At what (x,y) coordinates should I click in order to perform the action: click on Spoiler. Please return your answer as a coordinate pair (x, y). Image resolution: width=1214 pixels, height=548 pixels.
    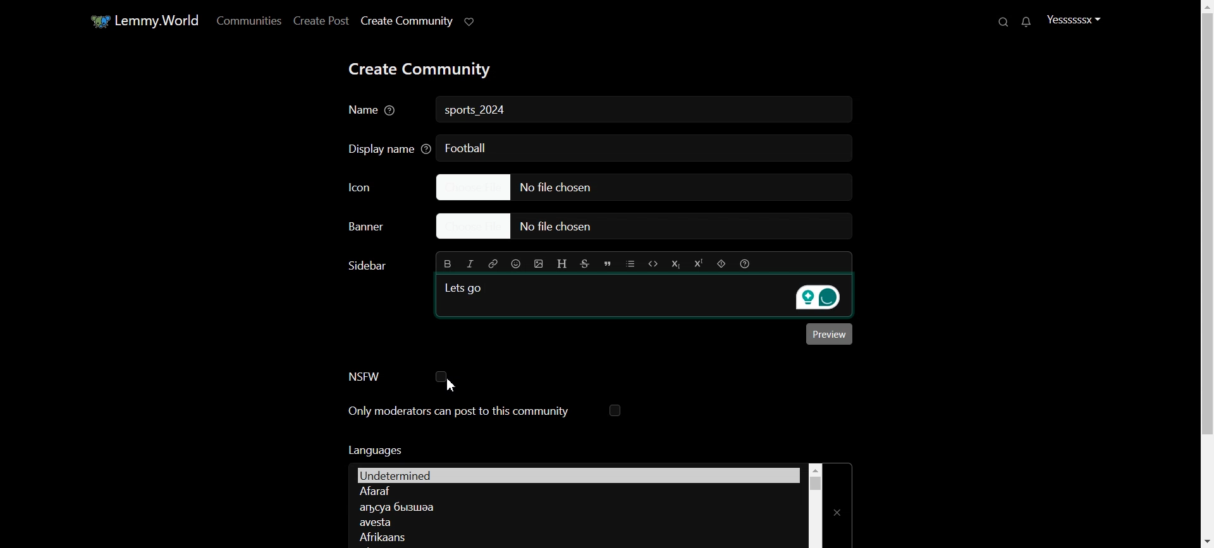
    Looking at the image, I should click on (721, 264).